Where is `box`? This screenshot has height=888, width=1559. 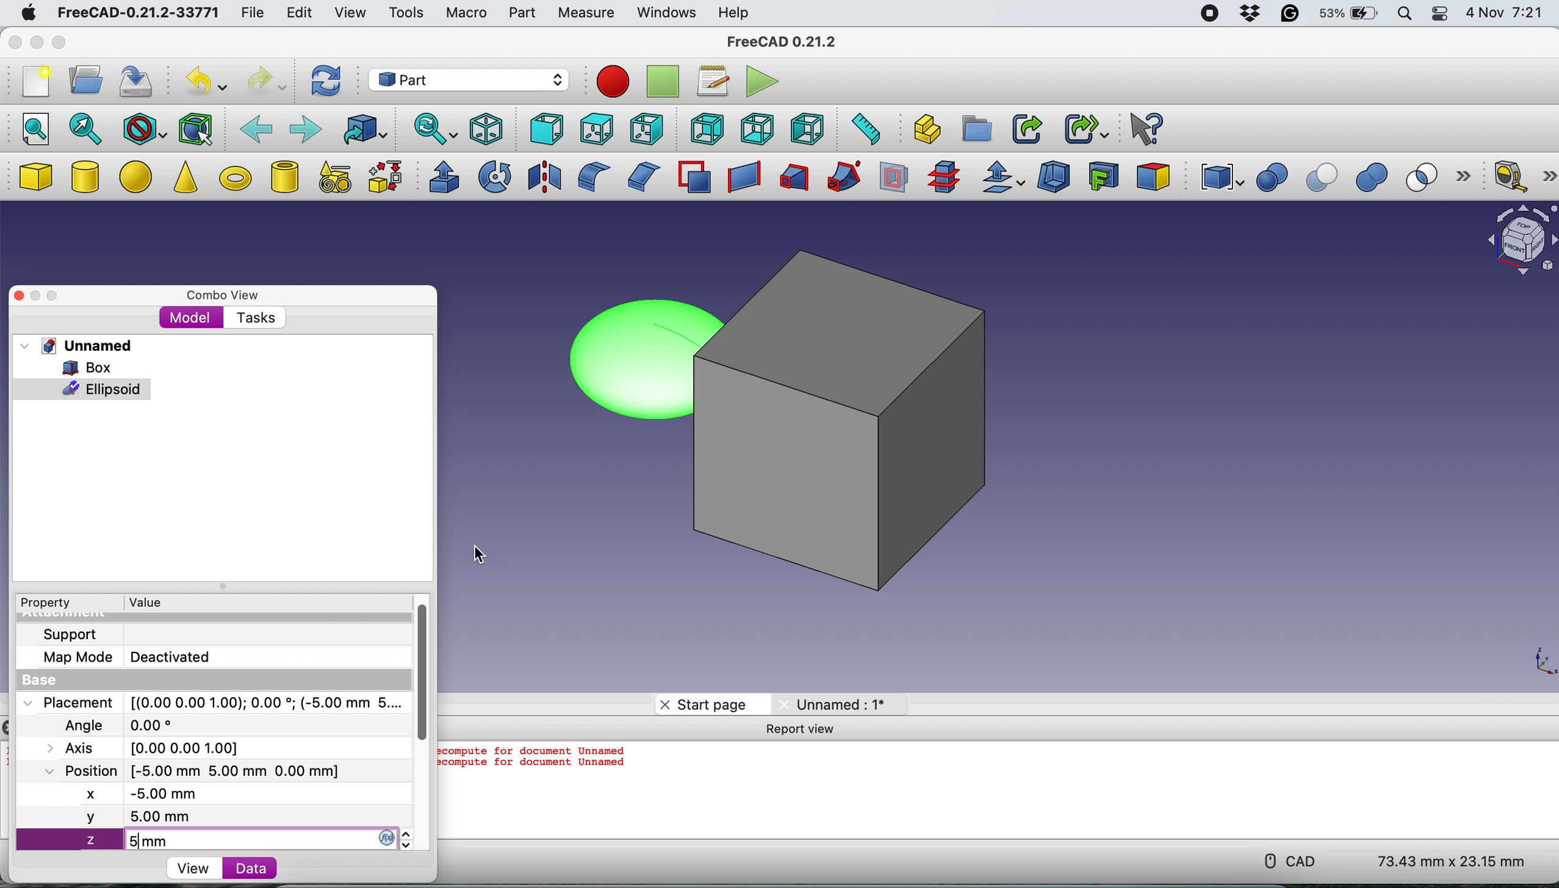
box is located at coordinates (853, 415).